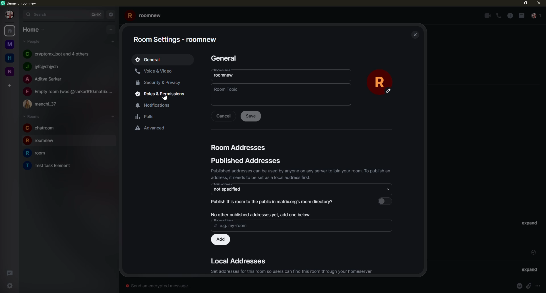  Describe the element at coordinates (33, 42) in the screenshot. I see `people` at that location.